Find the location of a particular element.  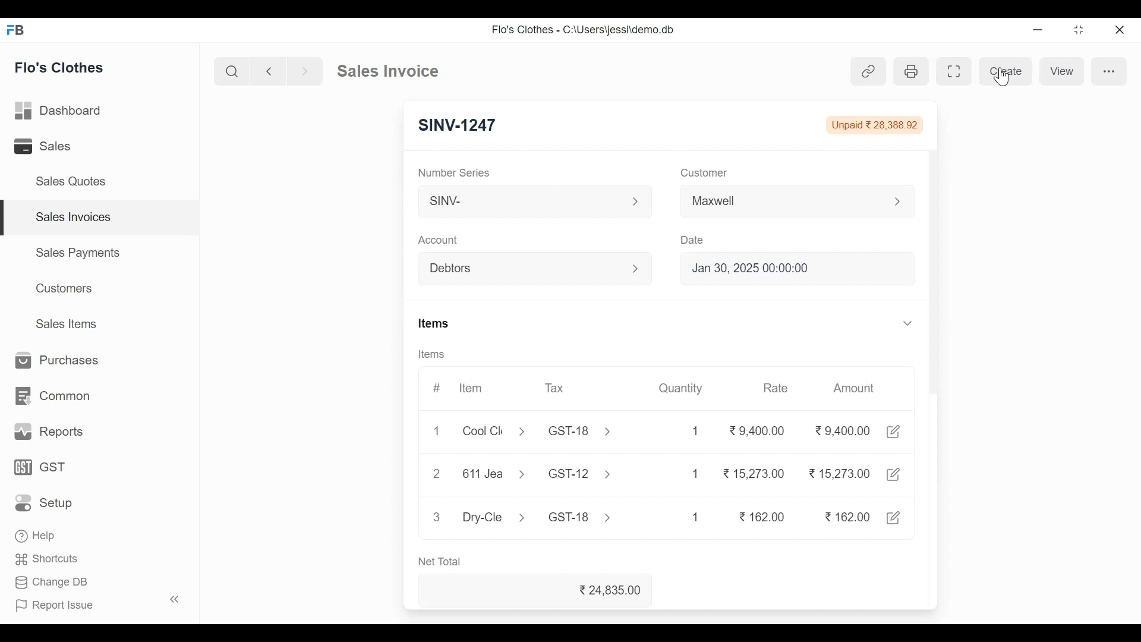

Sales Quotes is located at coordinates (69, 181).